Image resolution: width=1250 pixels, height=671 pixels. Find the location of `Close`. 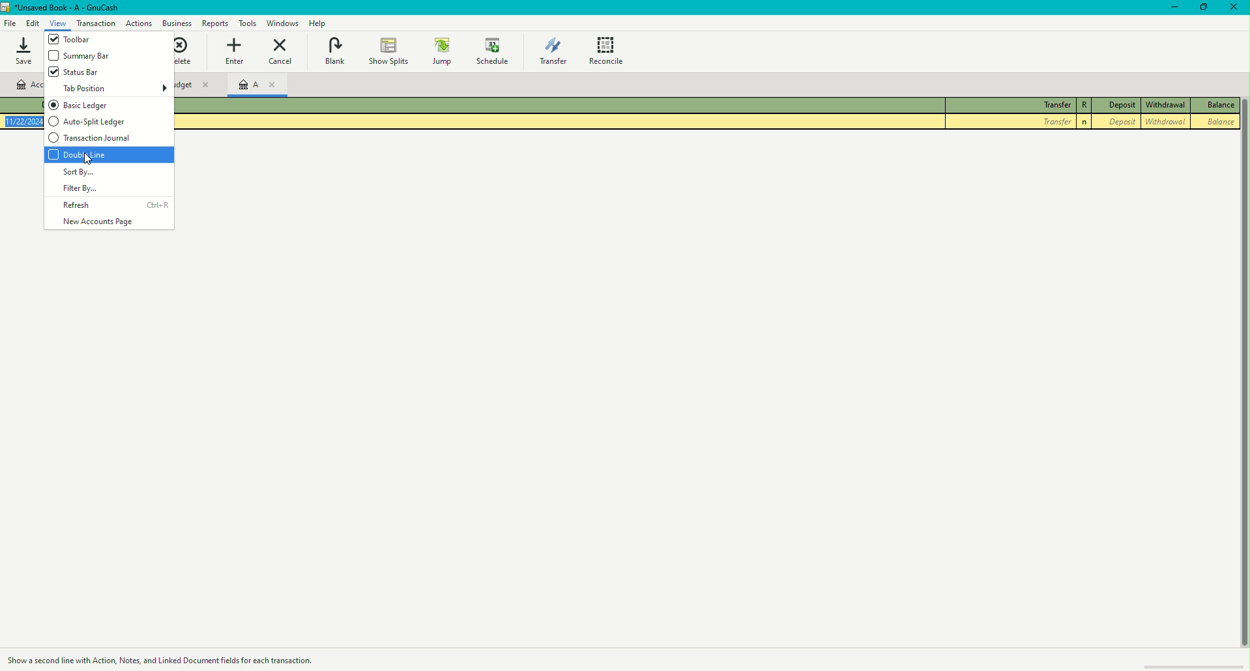

Close is located at coordinates (1237, 8).